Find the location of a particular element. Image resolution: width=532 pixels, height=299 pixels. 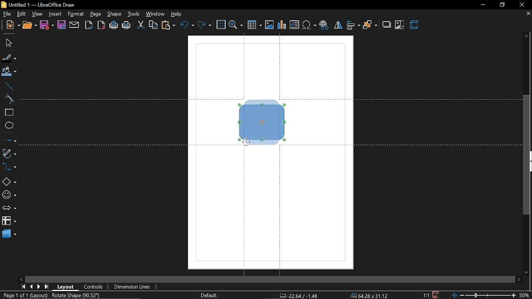

open is located at coordinates (30, 25).